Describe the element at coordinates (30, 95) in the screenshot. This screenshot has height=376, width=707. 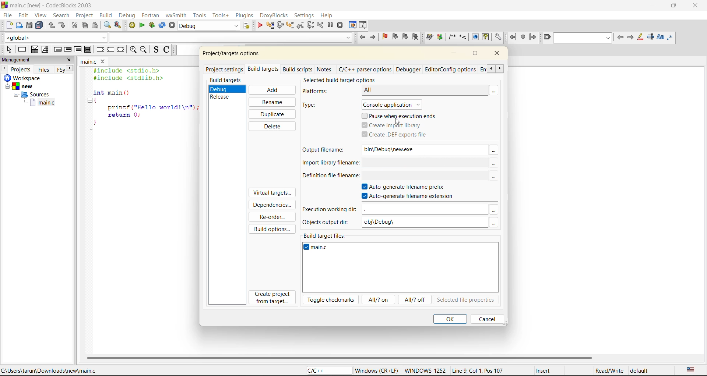
I see `Sources` at that location.